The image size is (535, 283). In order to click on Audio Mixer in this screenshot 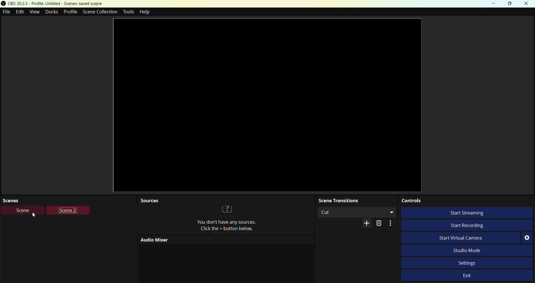, I will do `click(181, 240)`.